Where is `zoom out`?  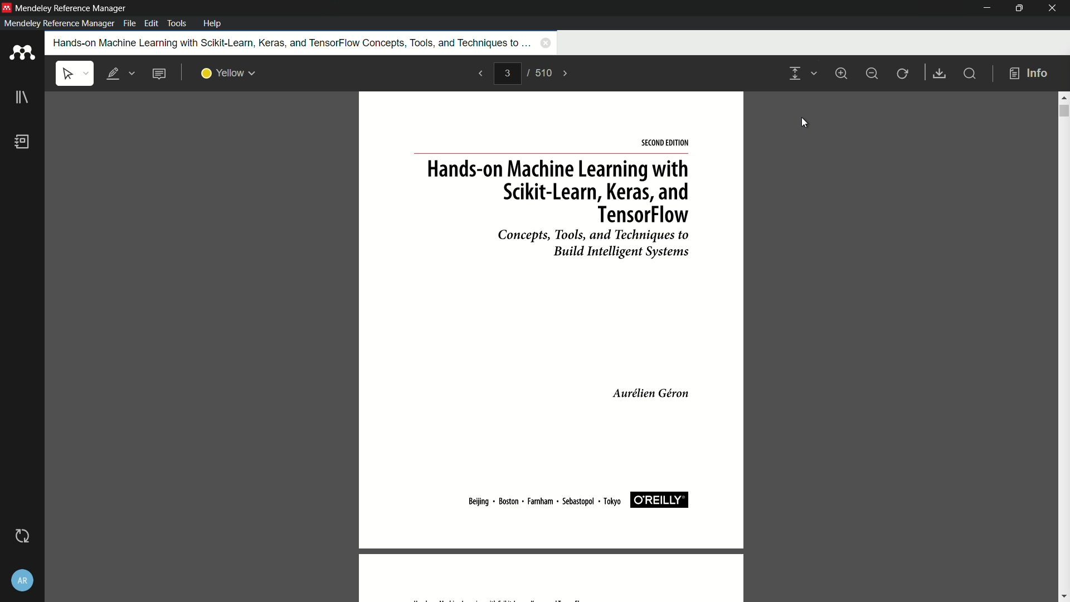 zoom out is located at coordinates (872, 74).